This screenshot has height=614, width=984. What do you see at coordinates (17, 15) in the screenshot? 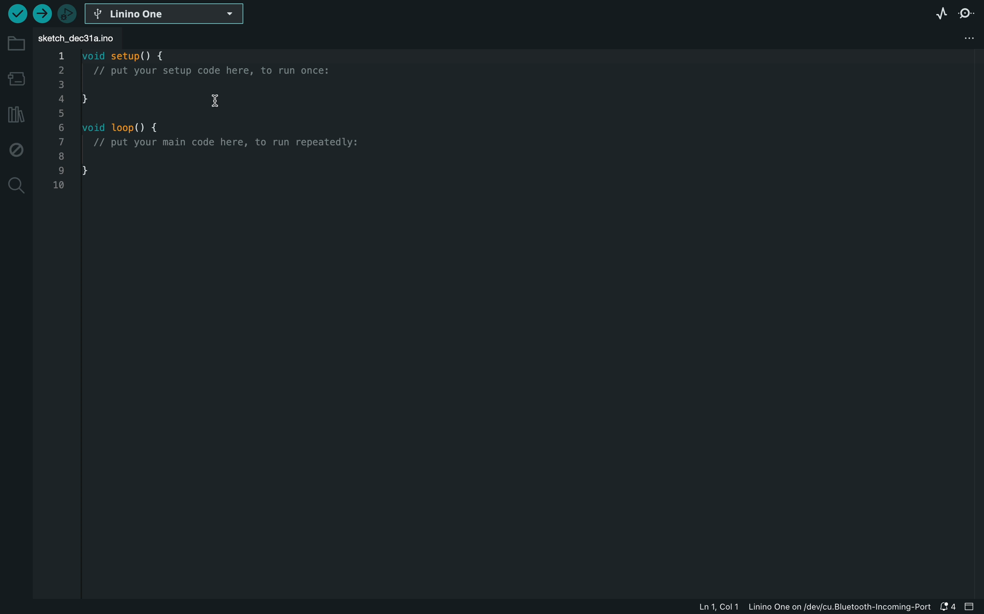
I see `upload` at bounding box center [17, 15].